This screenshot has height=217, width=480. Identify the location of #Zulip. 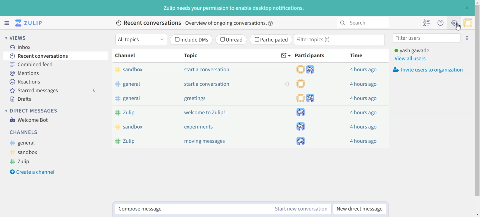
(132, 140).